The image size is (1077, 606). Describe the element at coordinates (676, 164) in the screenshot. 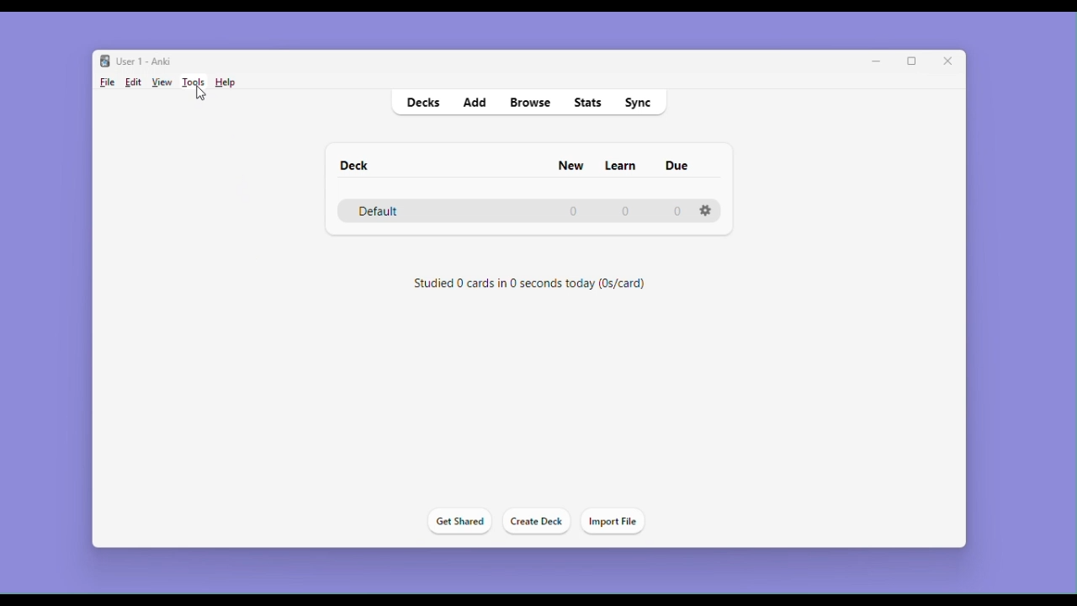

I see `due` at that location.